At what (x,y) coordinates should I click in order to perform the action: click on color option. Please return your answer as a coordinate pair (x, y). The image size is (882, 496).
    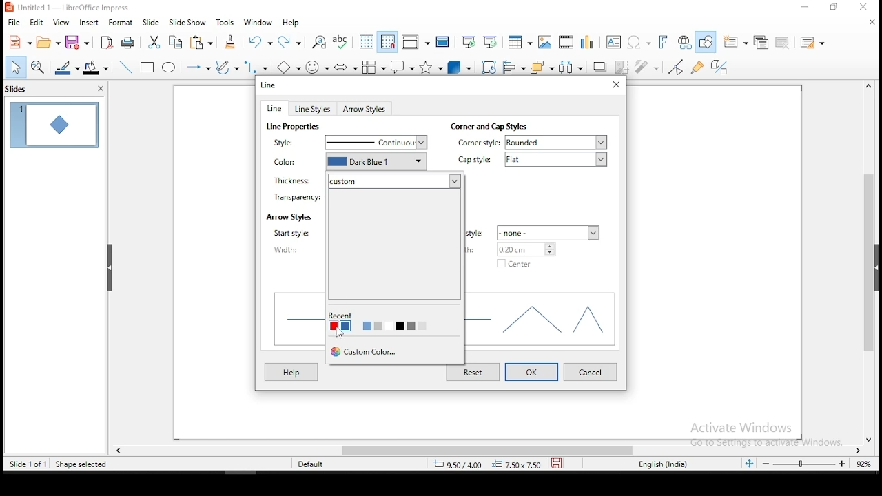
    Looking at the image, I should click on (336, 325).